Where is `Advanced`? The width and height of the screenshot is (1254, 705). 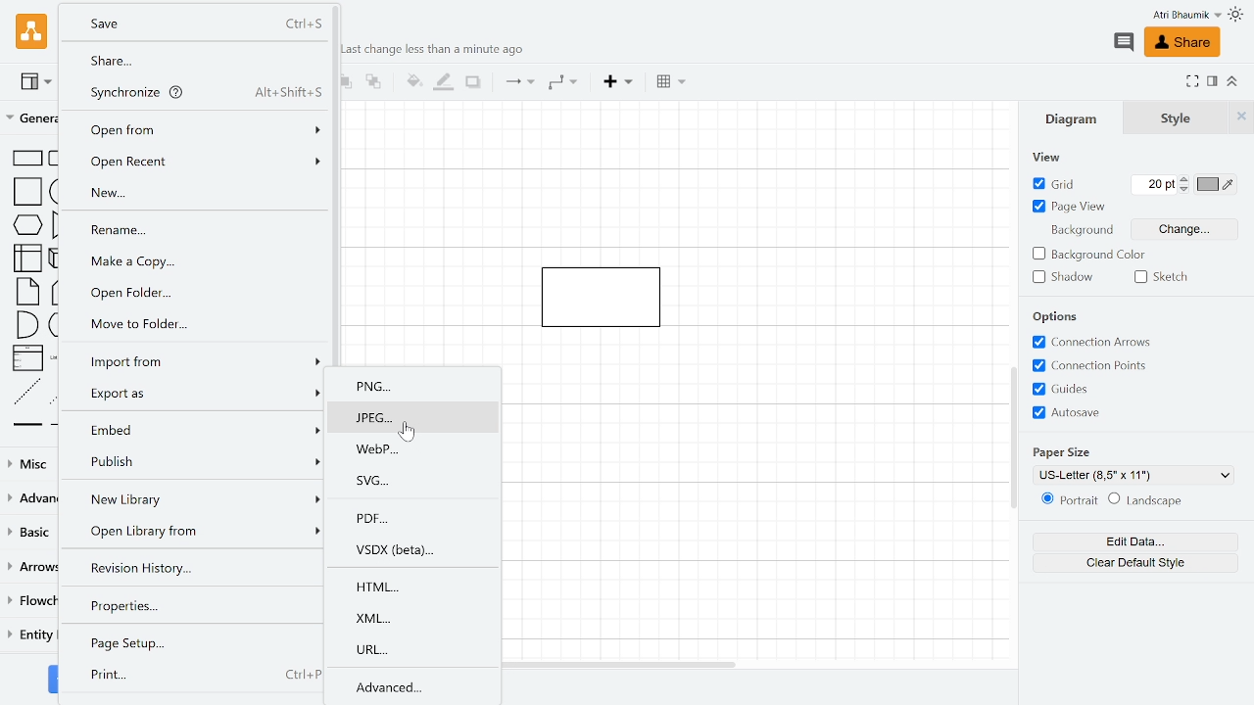 Advanced is located at coordinates (29, 499).